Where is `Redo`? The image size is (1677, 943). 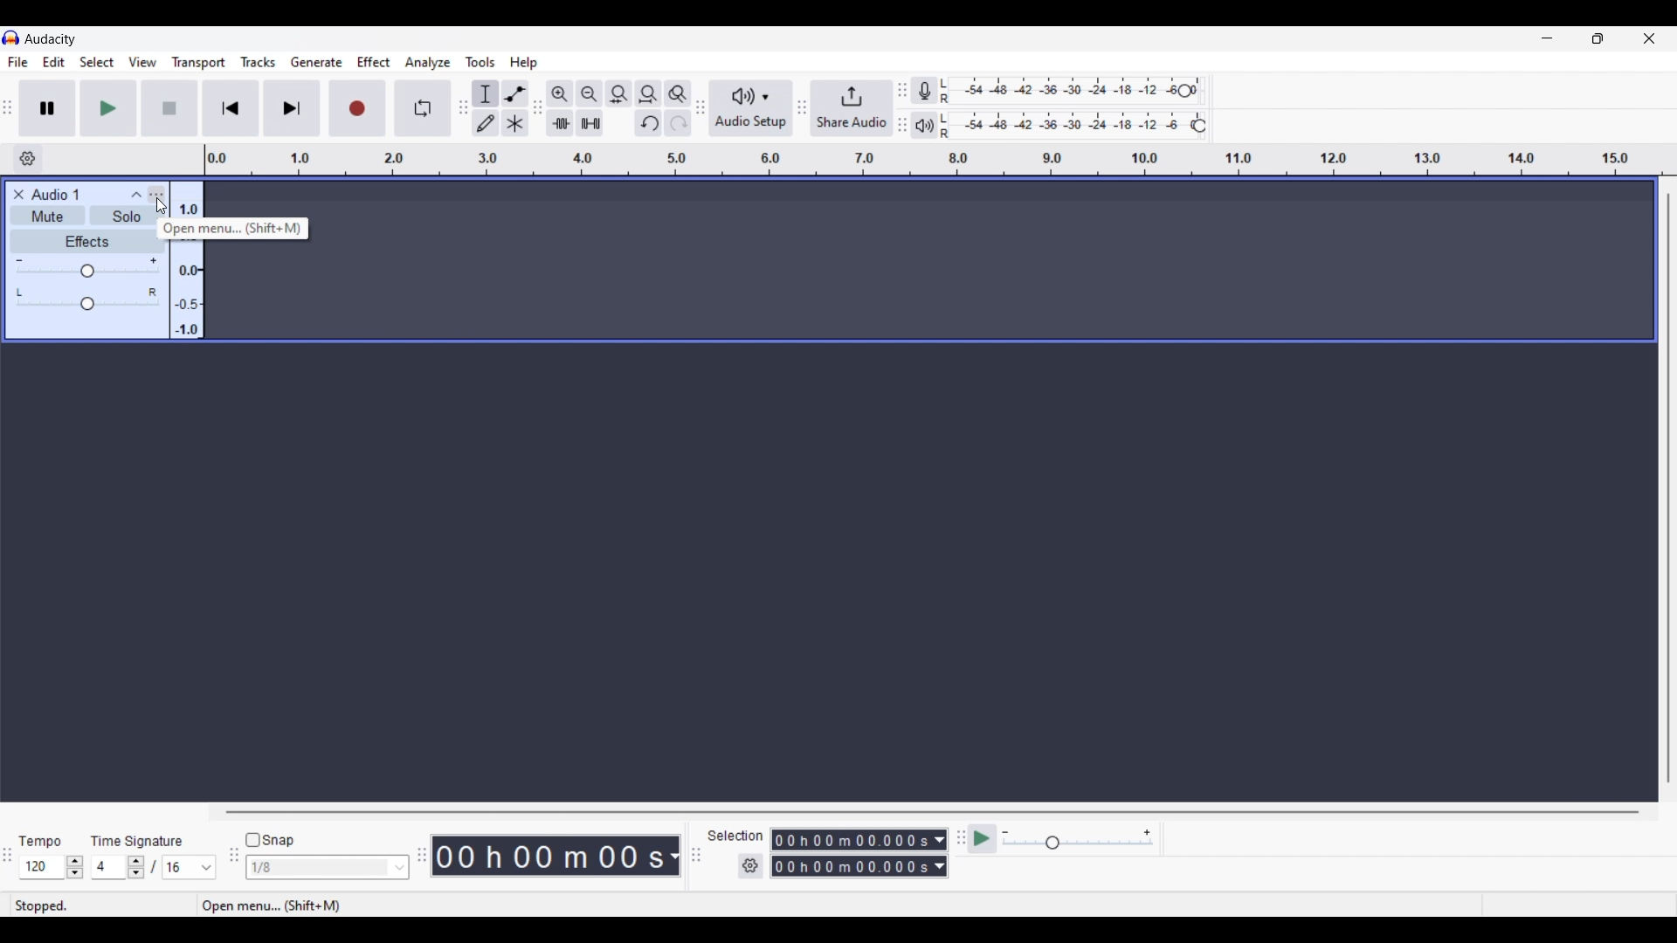
Redo is located at coordinates (677, 122).